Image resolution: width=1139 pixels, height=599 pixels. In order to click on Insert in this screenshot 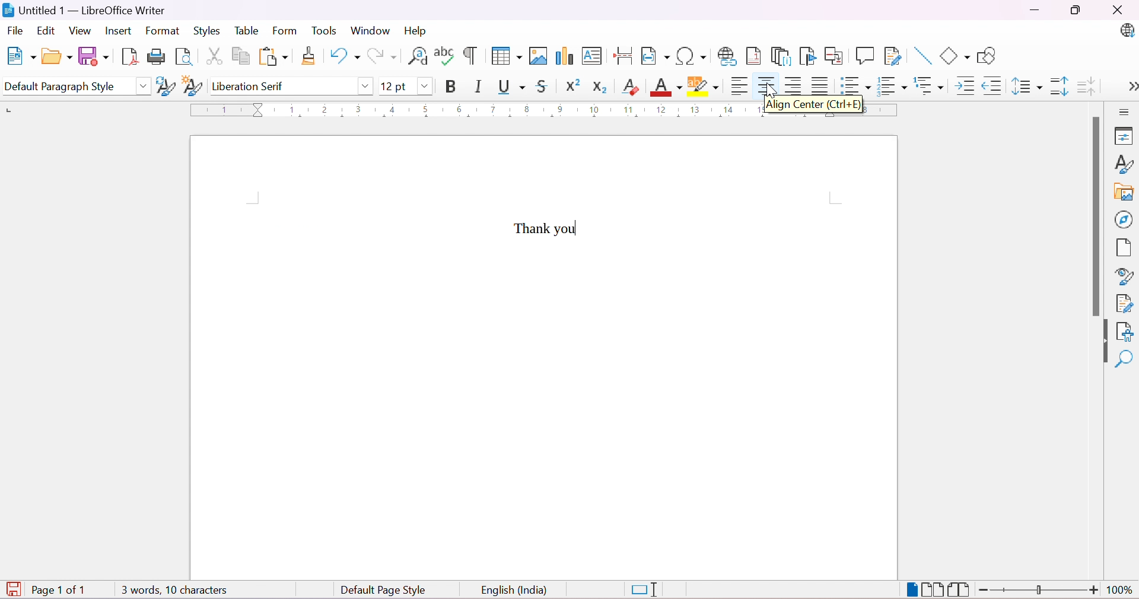, I will do `click(120, 31)`.